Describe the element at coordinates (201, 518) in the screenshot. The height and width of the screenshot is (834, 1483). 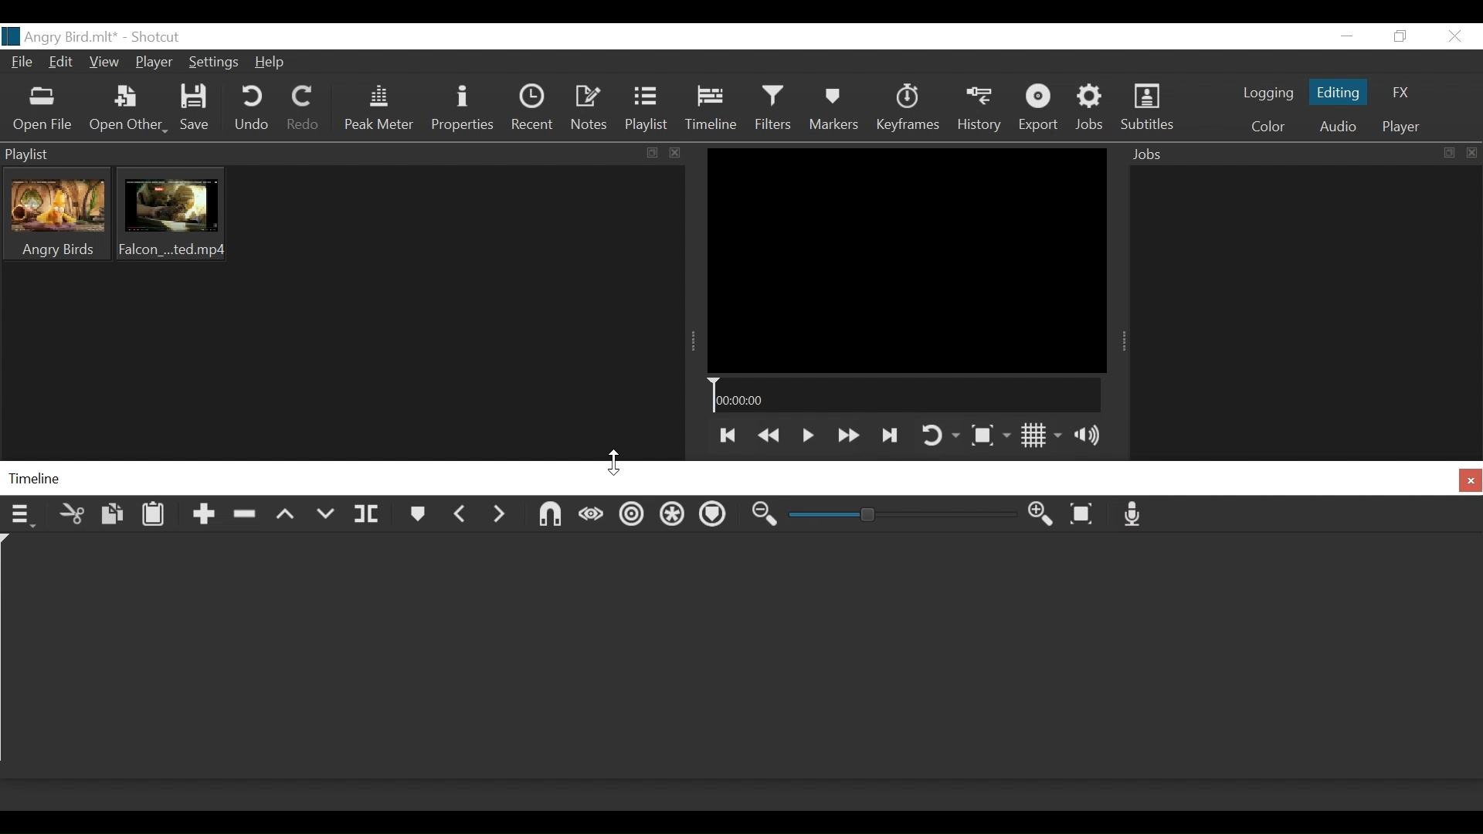
I see `Append` at that location.